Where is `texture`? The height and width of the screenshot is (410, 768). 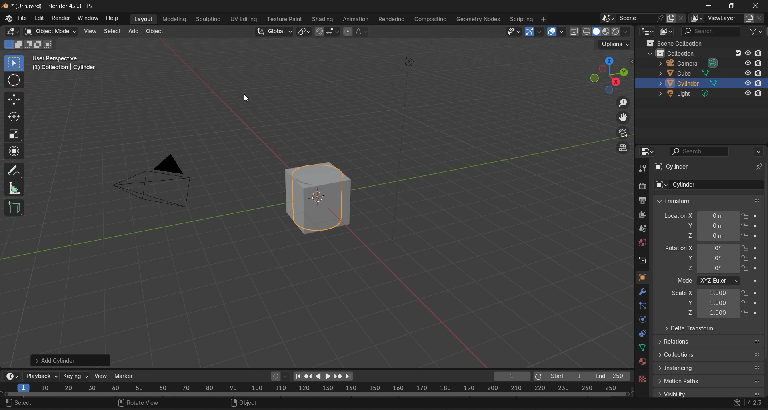 texture is located at coordinates (642, 380).